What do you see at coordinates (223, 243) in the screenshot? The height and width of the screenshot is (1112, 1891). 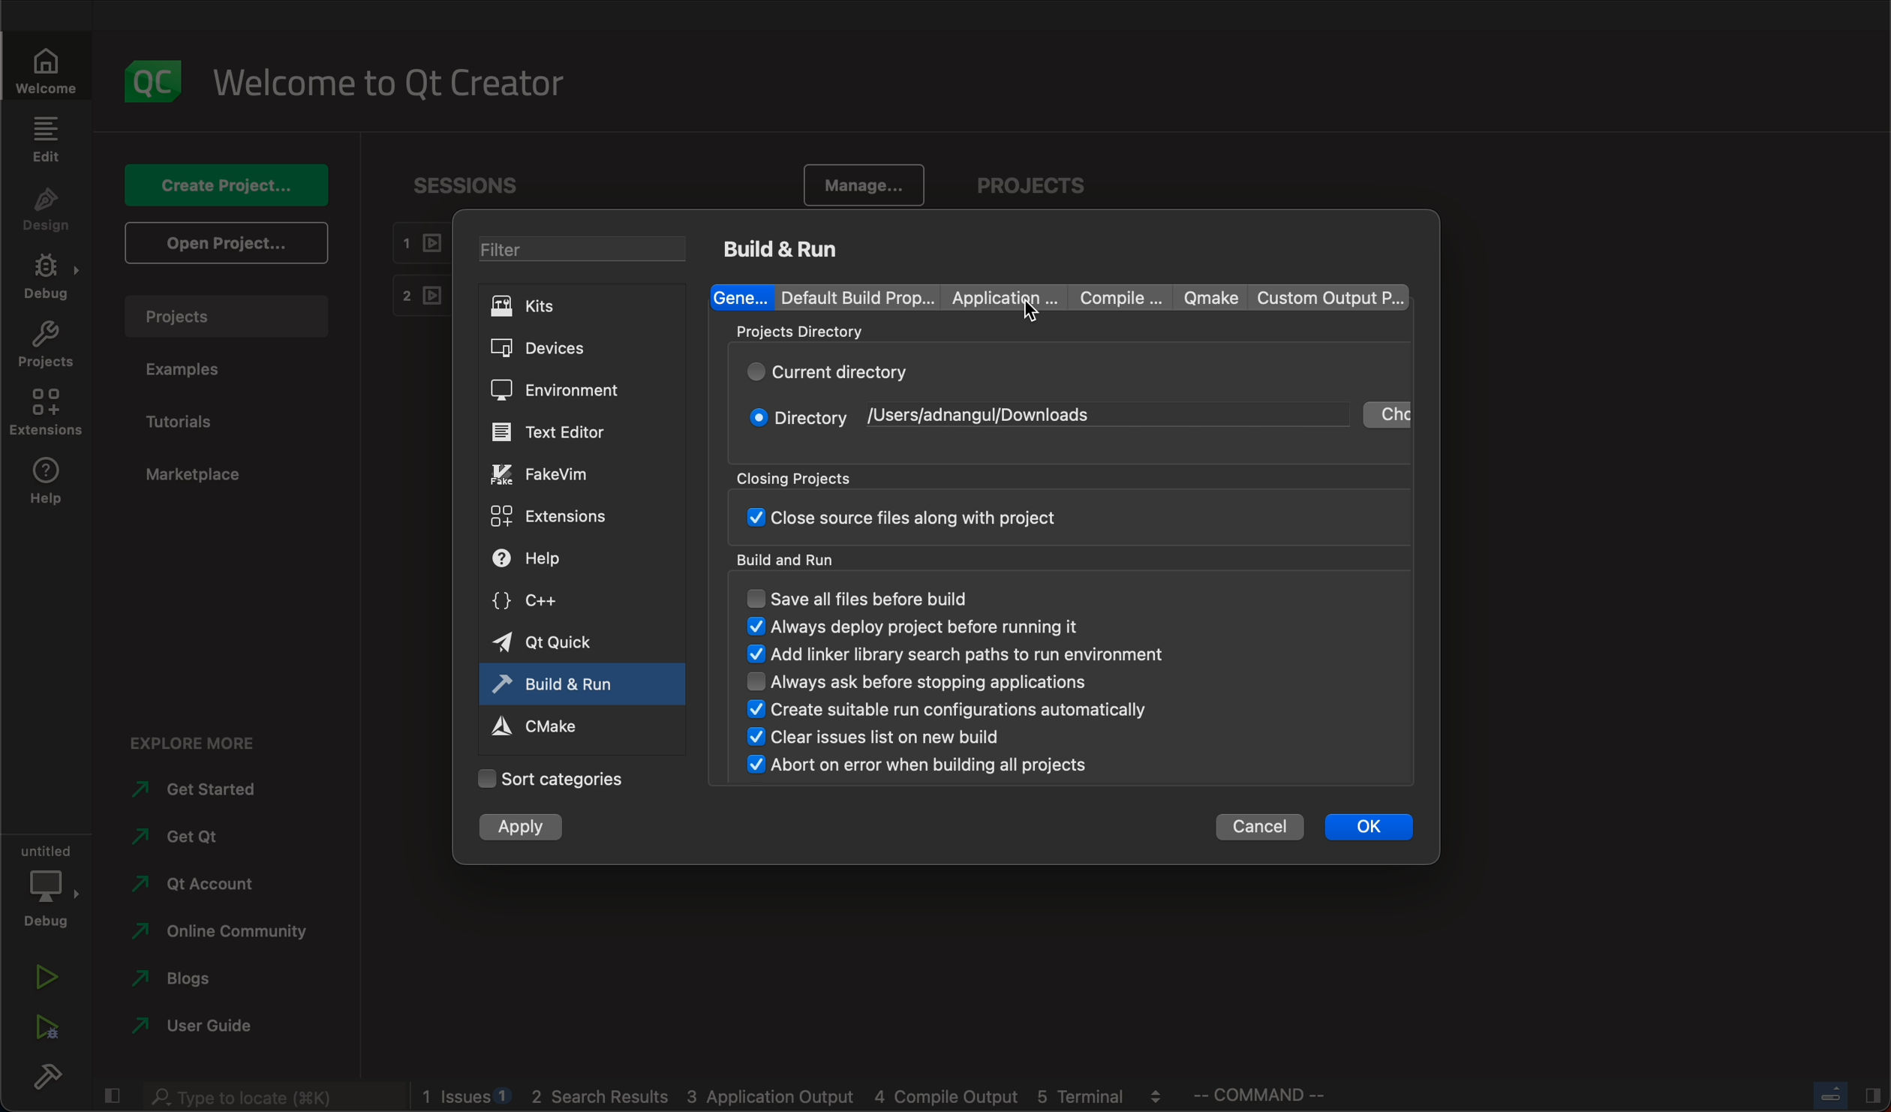 I see `open` at bounding box center [223, 243].